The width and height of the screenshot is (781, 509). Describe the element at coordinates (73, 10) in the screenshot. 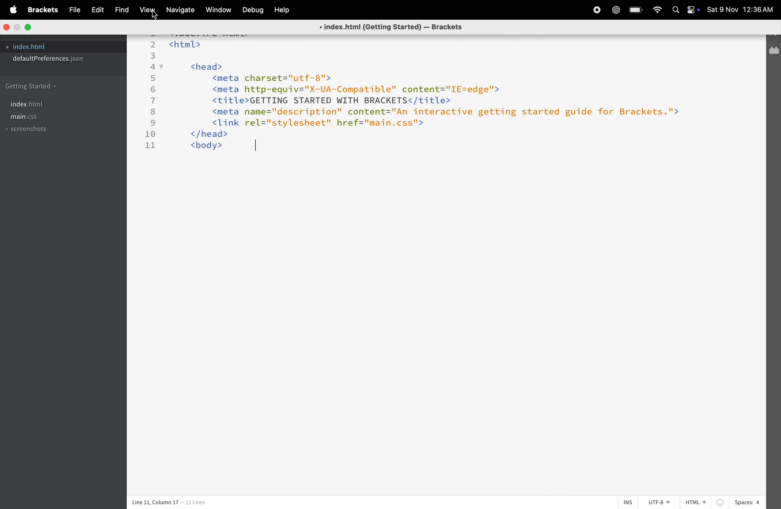

I see `file` at that location.